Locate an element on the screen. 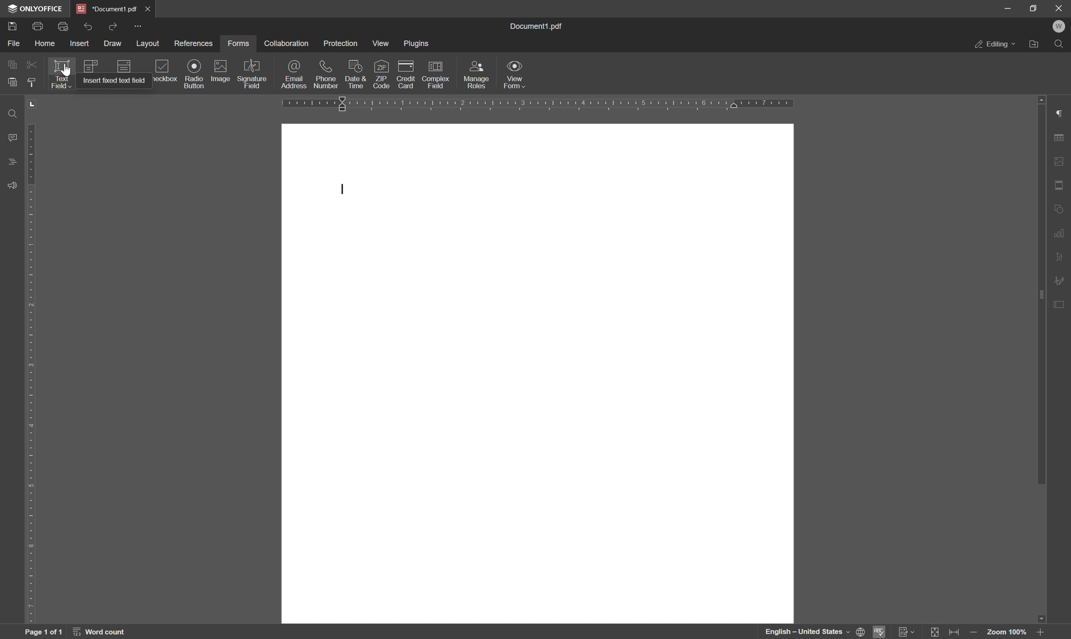 The width and height of the screenshot is (1071, 639). draw is located at coordinates (113, 42).